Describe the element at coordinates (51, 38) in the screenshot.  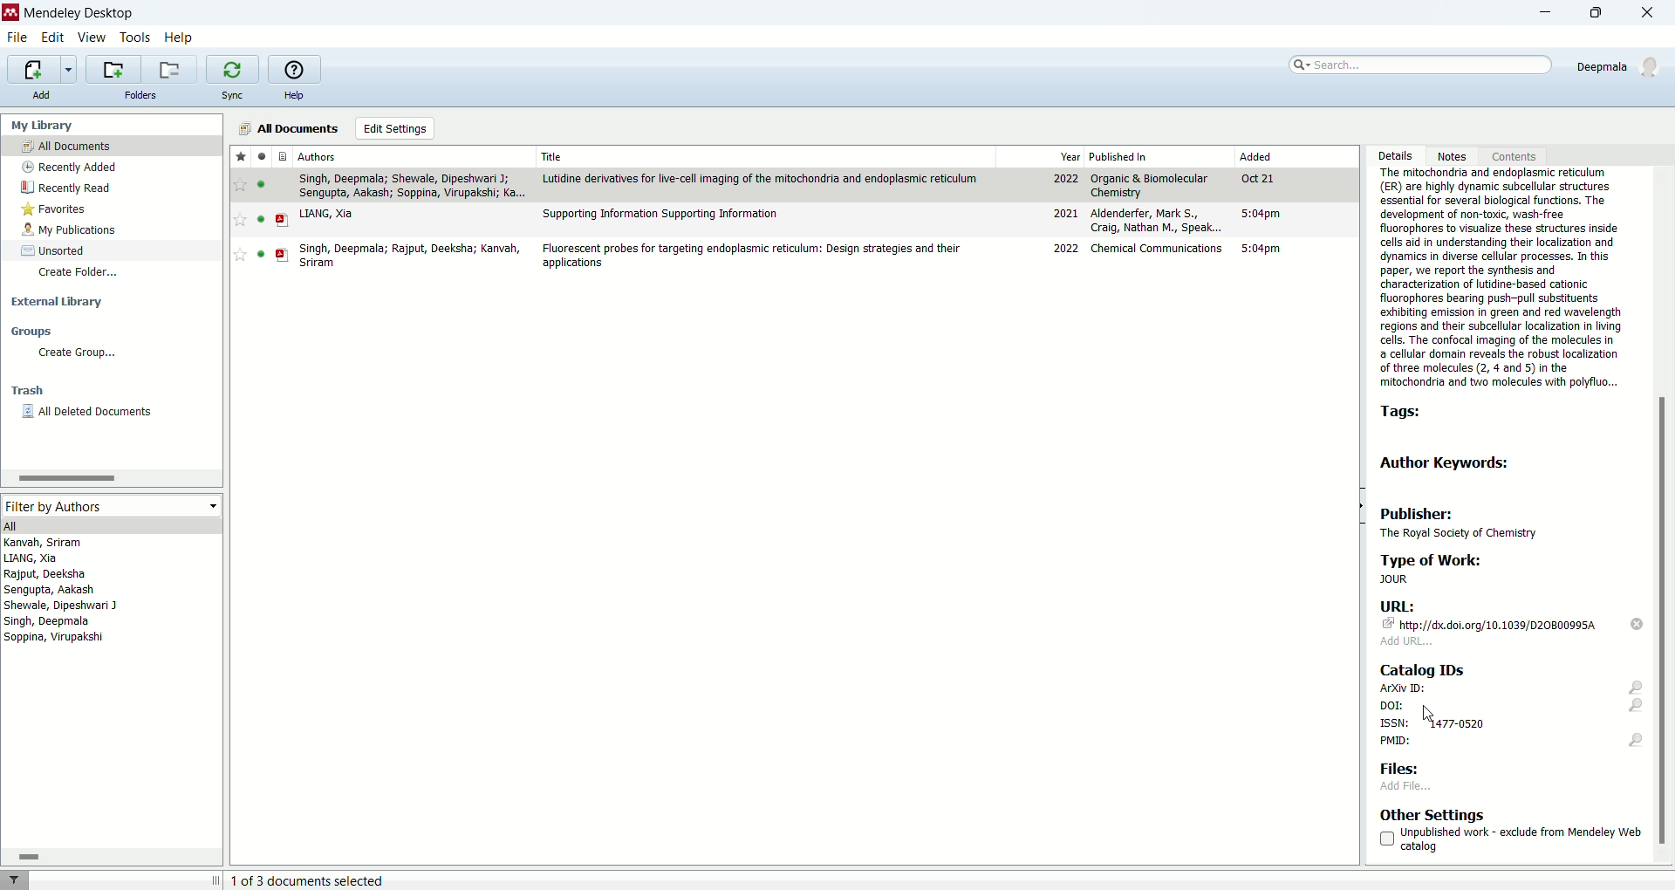
I see `edit` at that location.